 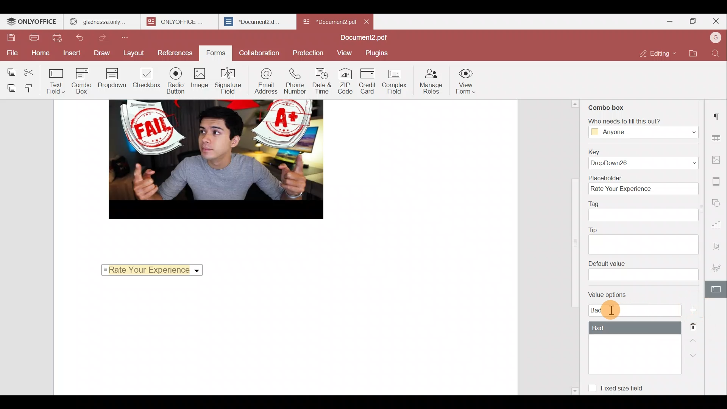 I want to click on ZIP code, so click(x=346, y=82).